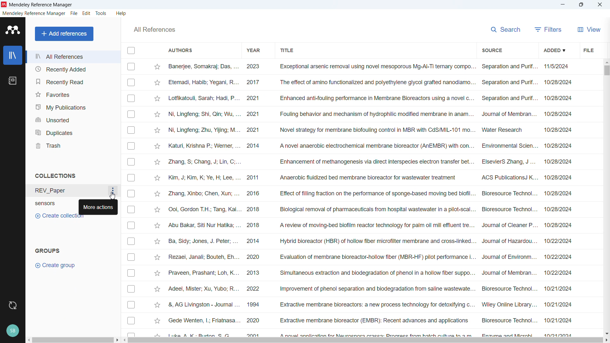  Describe the element at coordinates (13, 306) in the screenshot. I see `Sync ` at that location.